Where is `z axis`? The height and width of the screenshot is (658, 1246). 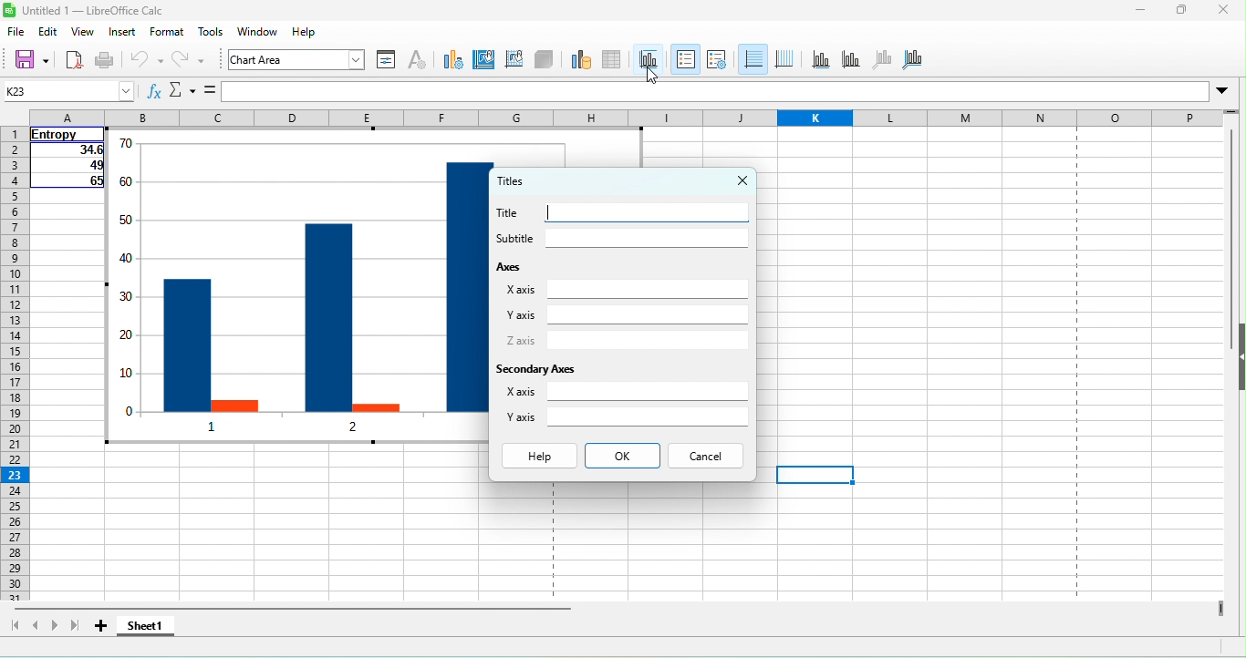 z axis is located at coordinates (887, 59).